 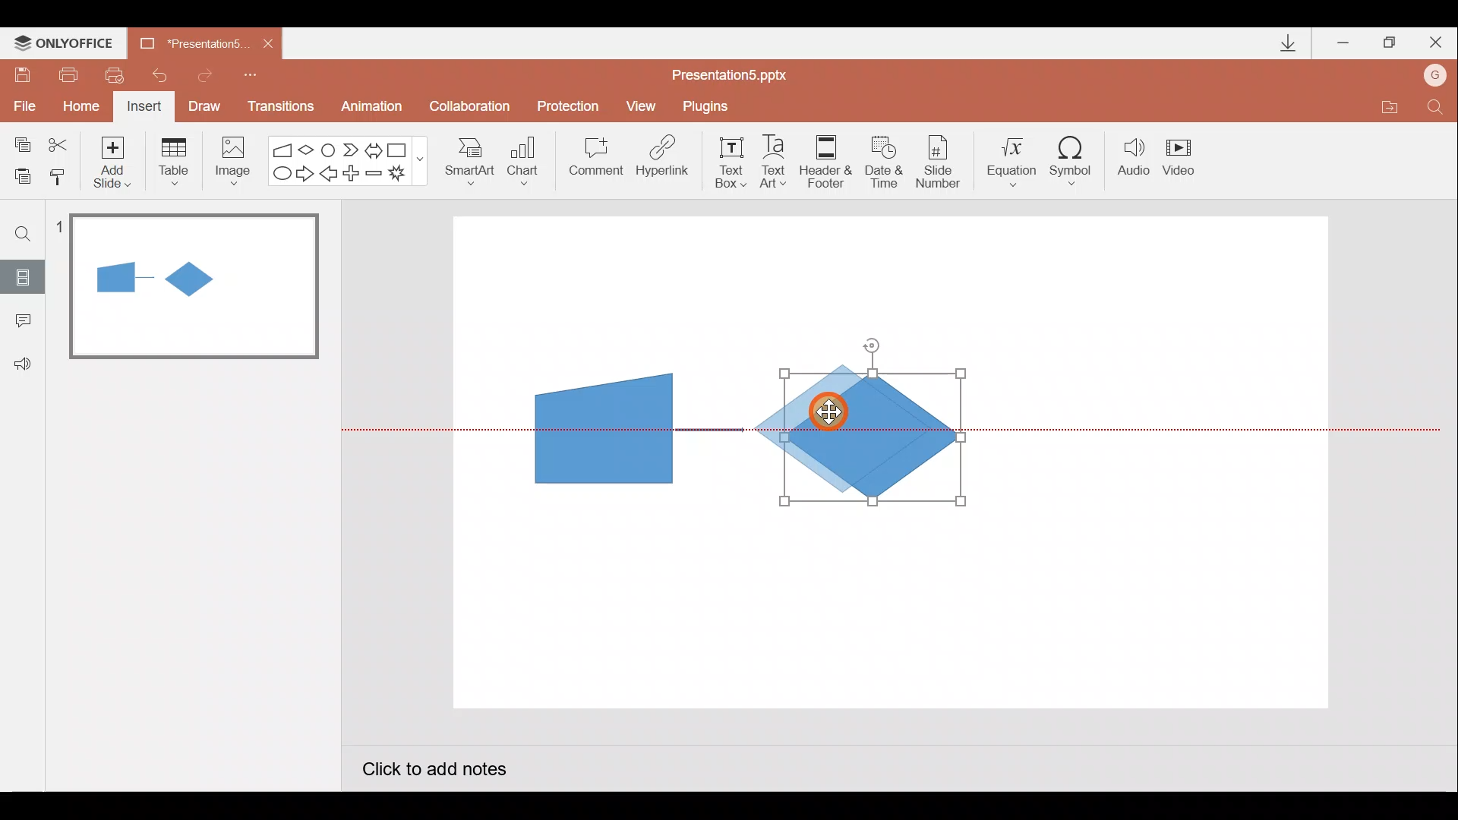 I want to click on Quick print, so click(x=120, y=71).